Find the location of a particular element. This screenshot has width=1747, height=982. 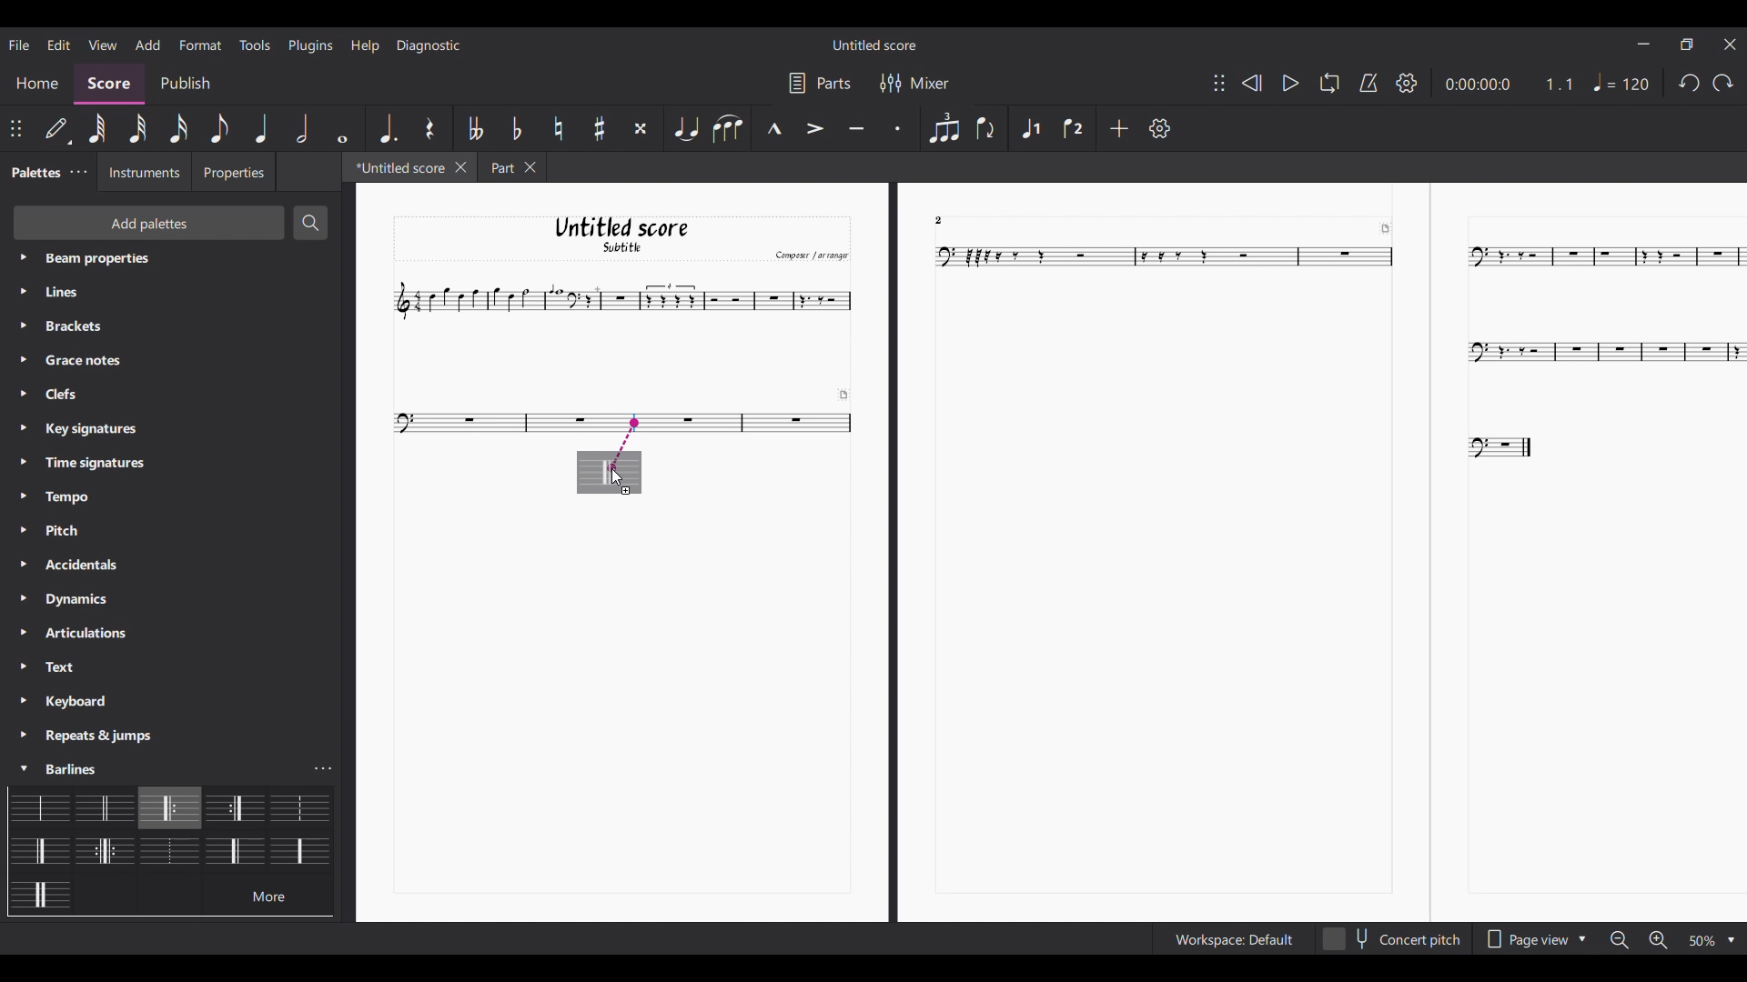

Palette settings is located at coordinates (66, 564).